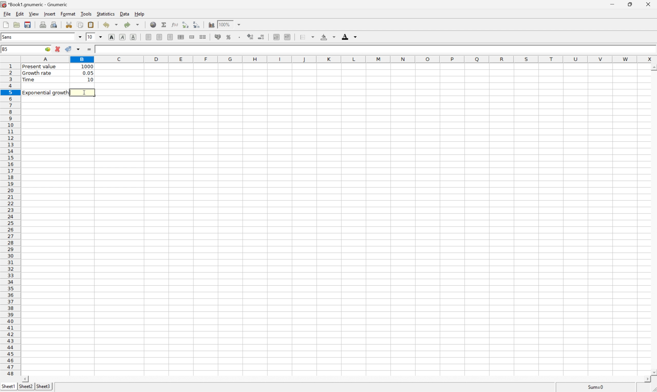  Describe the element at coordinates (67, 14) in the screenshot. I see `Format` at that location.